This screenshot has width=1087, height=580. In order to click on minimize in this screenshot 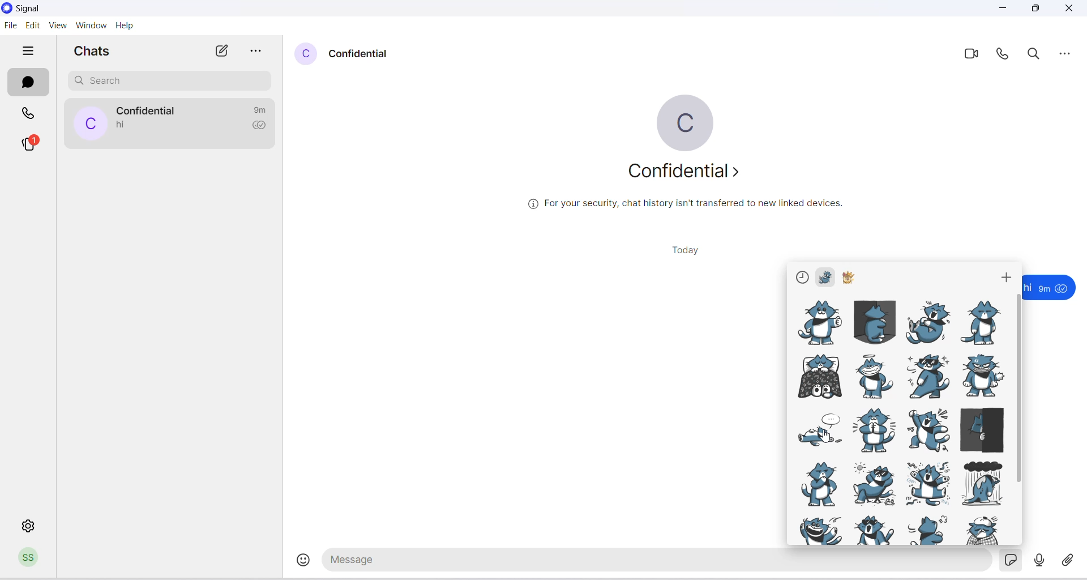, I will do `click(1003, 10)`.